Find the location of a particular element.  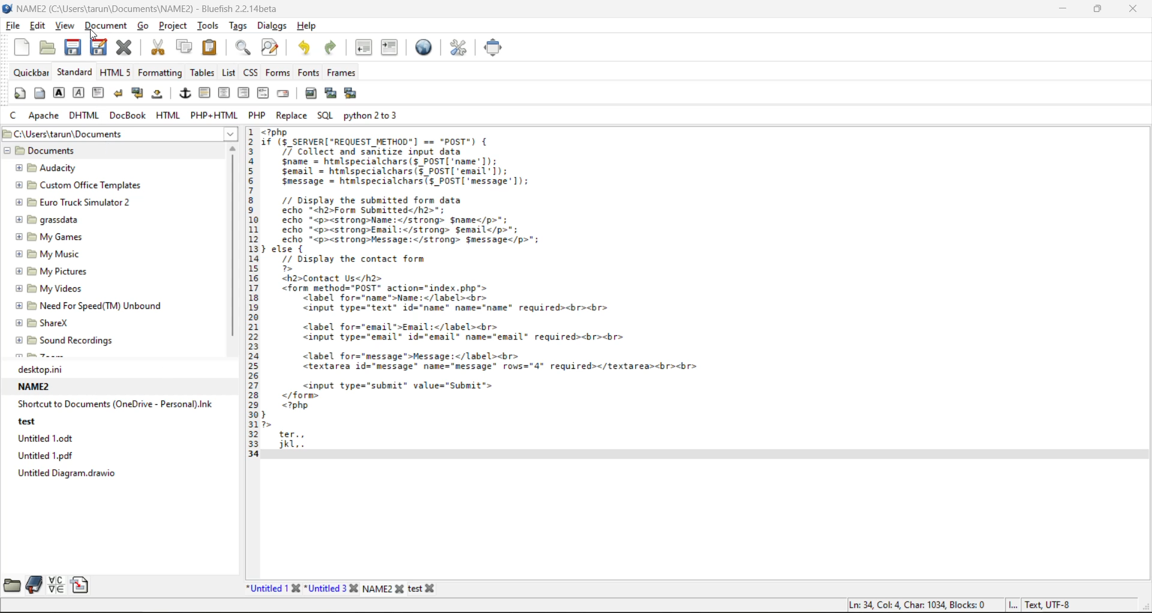

open is located at coordinates (45, 48).